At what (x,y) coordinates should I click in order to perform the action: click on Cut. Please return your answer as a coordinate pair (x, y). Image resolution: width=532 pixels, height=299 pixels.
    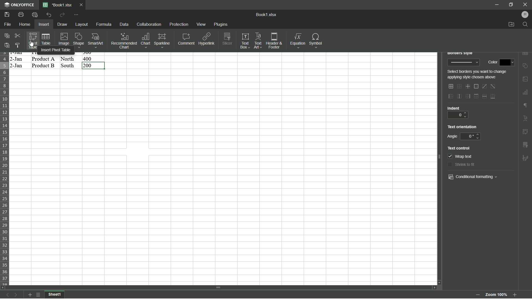
    Looking at the image, I should click on (18, 36).